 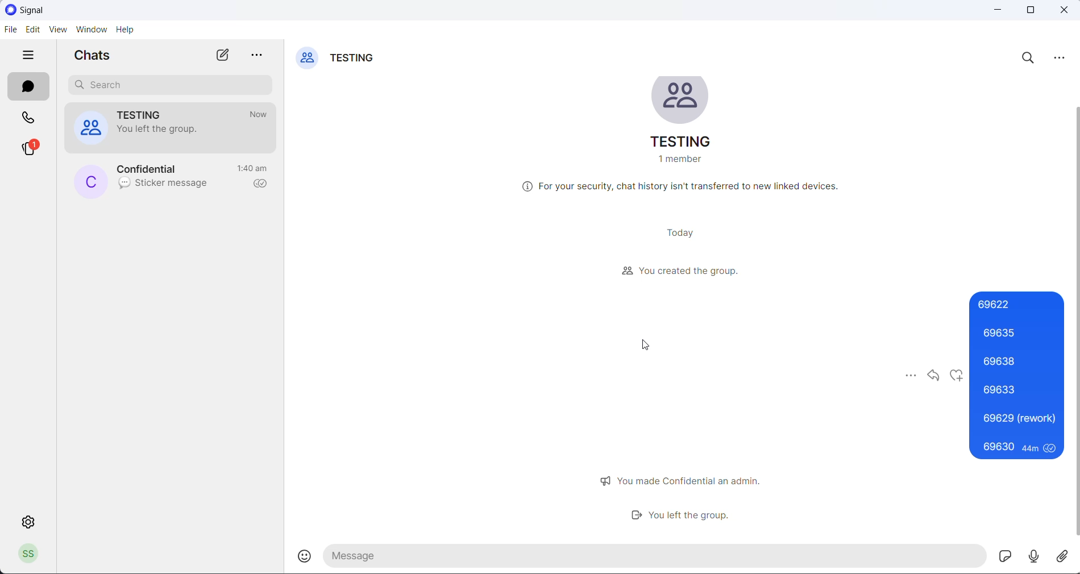 I want to click on profile picture, so click(x=91, y=181).